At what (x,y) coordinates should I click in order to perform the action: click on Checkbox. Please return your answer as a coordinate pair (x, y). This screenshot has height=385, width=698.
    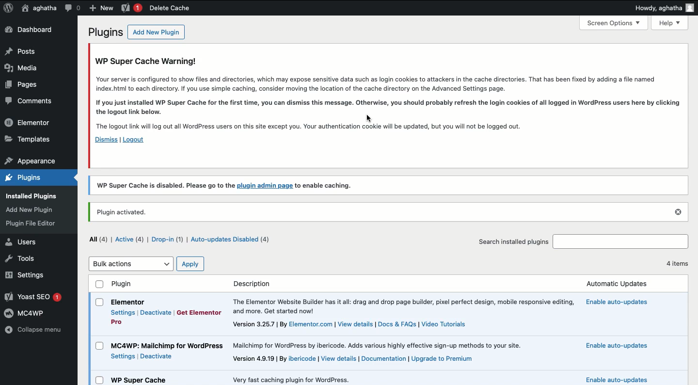
    Looking at the image, I should click on (99, 380).